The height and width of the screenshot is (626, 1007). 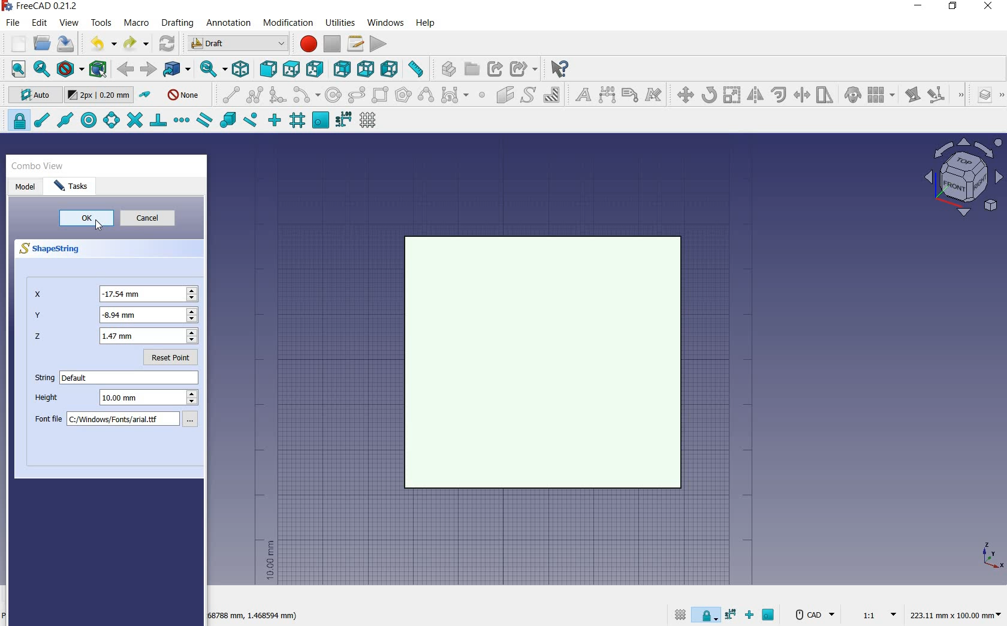 I want to click on ok, so click(x=87, y=217).